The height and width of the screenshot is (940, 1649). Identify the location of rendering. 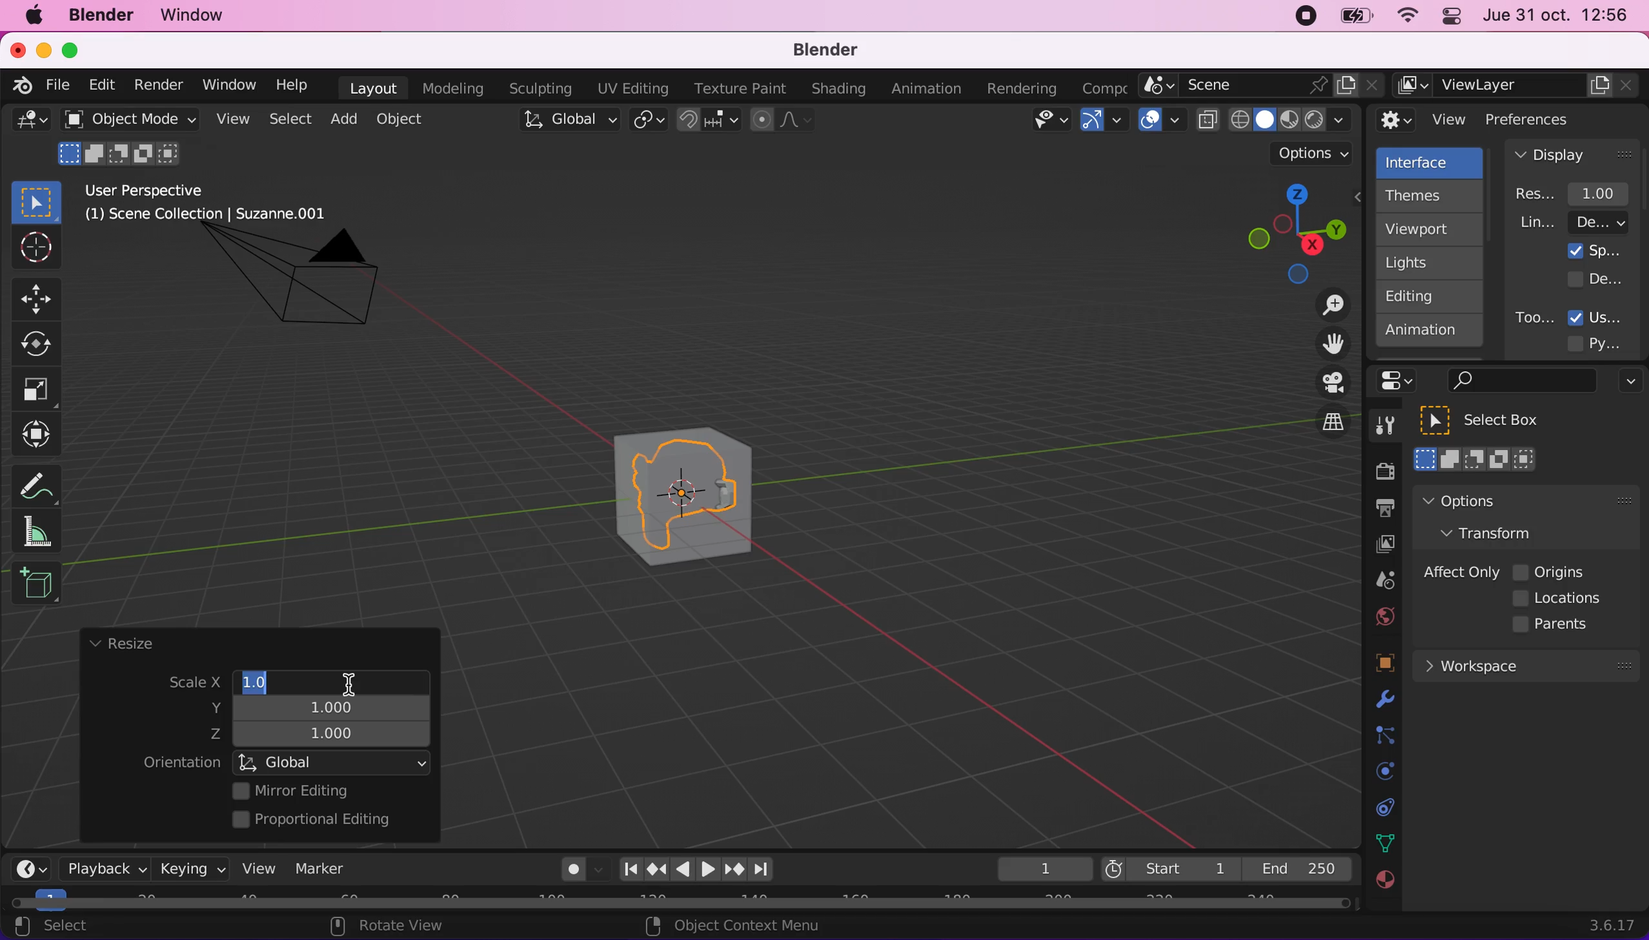
(1022, 89).